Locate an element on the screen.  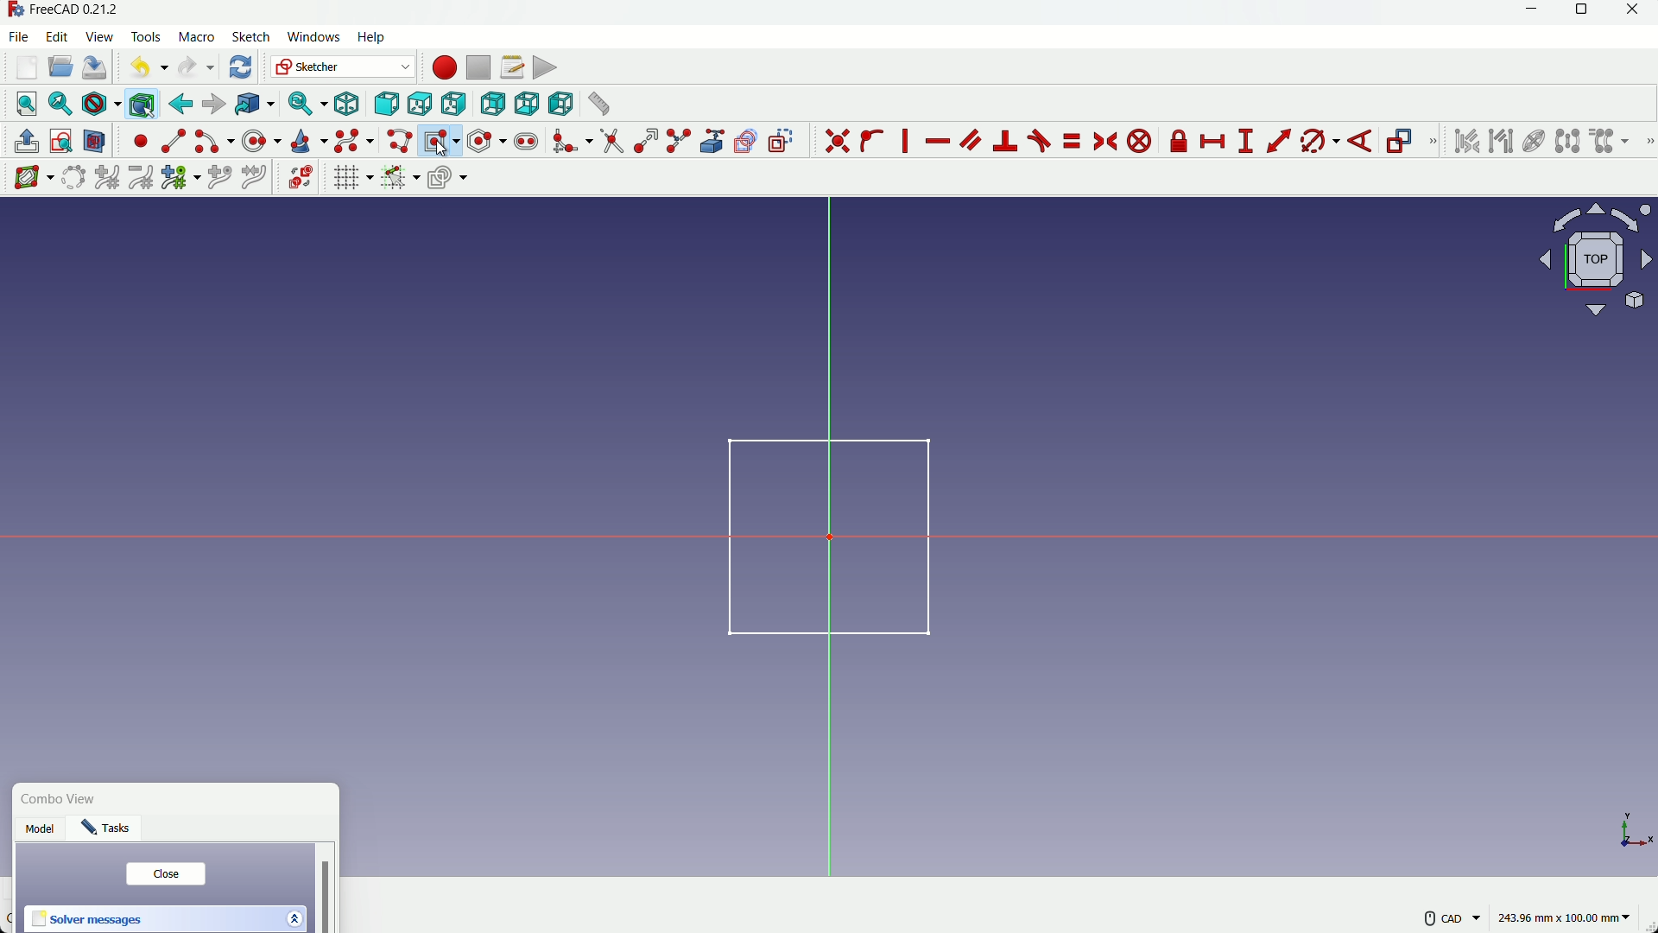
toggle grid is located at coordinates (352, 177).